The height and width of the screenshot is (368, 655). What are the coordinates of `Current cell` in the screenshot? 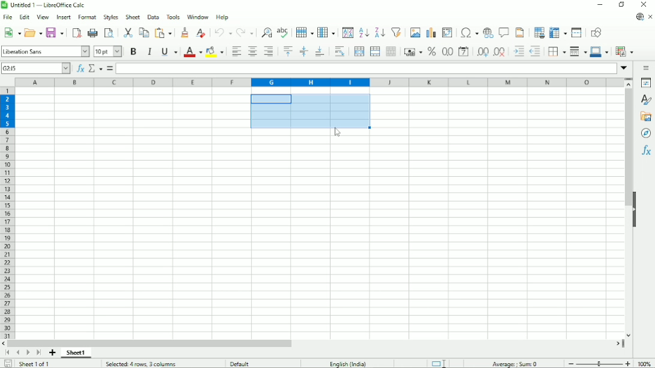 It's located at (35, 68).